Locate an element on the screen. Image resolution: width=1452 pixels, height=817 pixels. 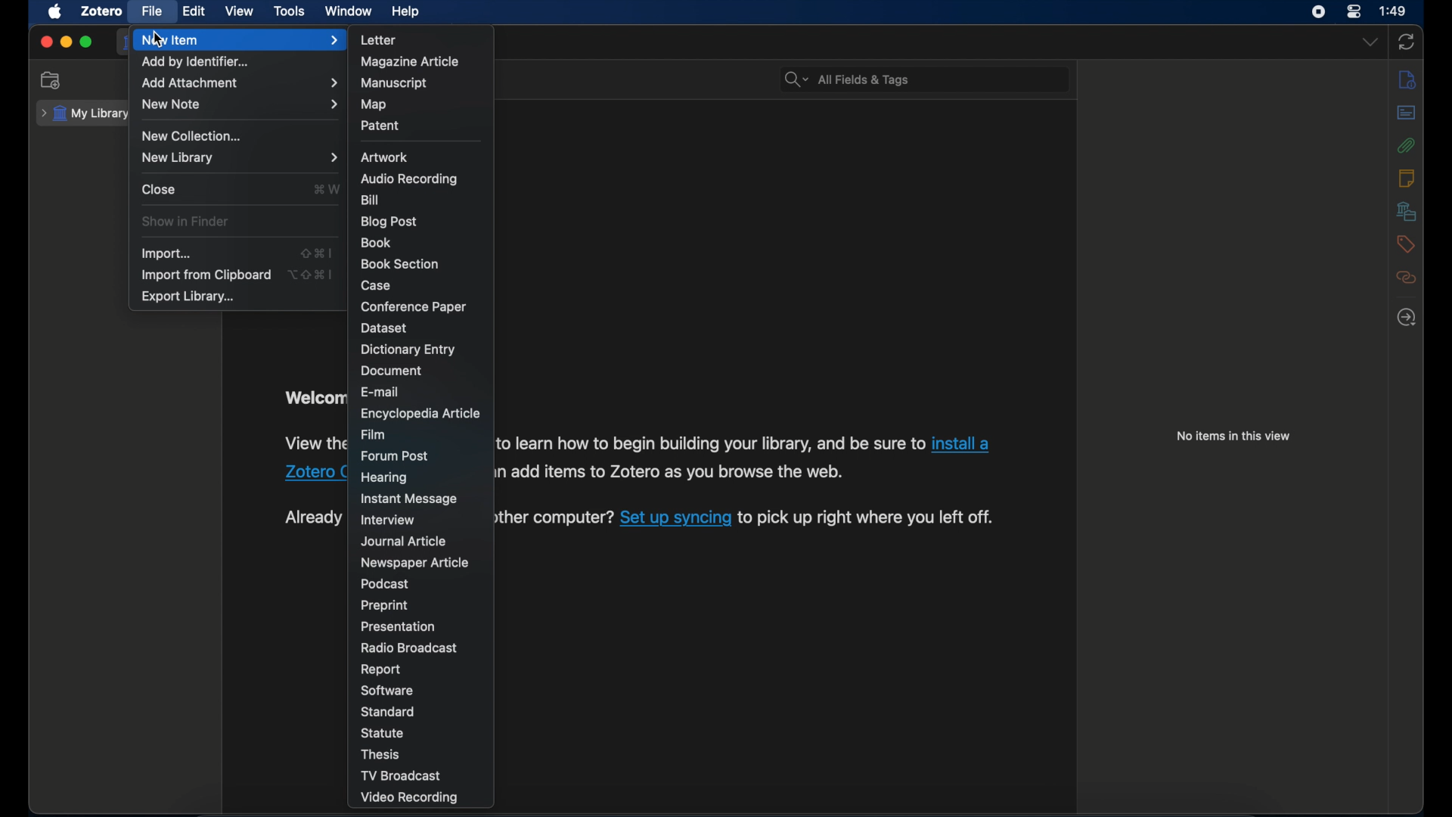
magazine article is located at coordinates (410, 61).